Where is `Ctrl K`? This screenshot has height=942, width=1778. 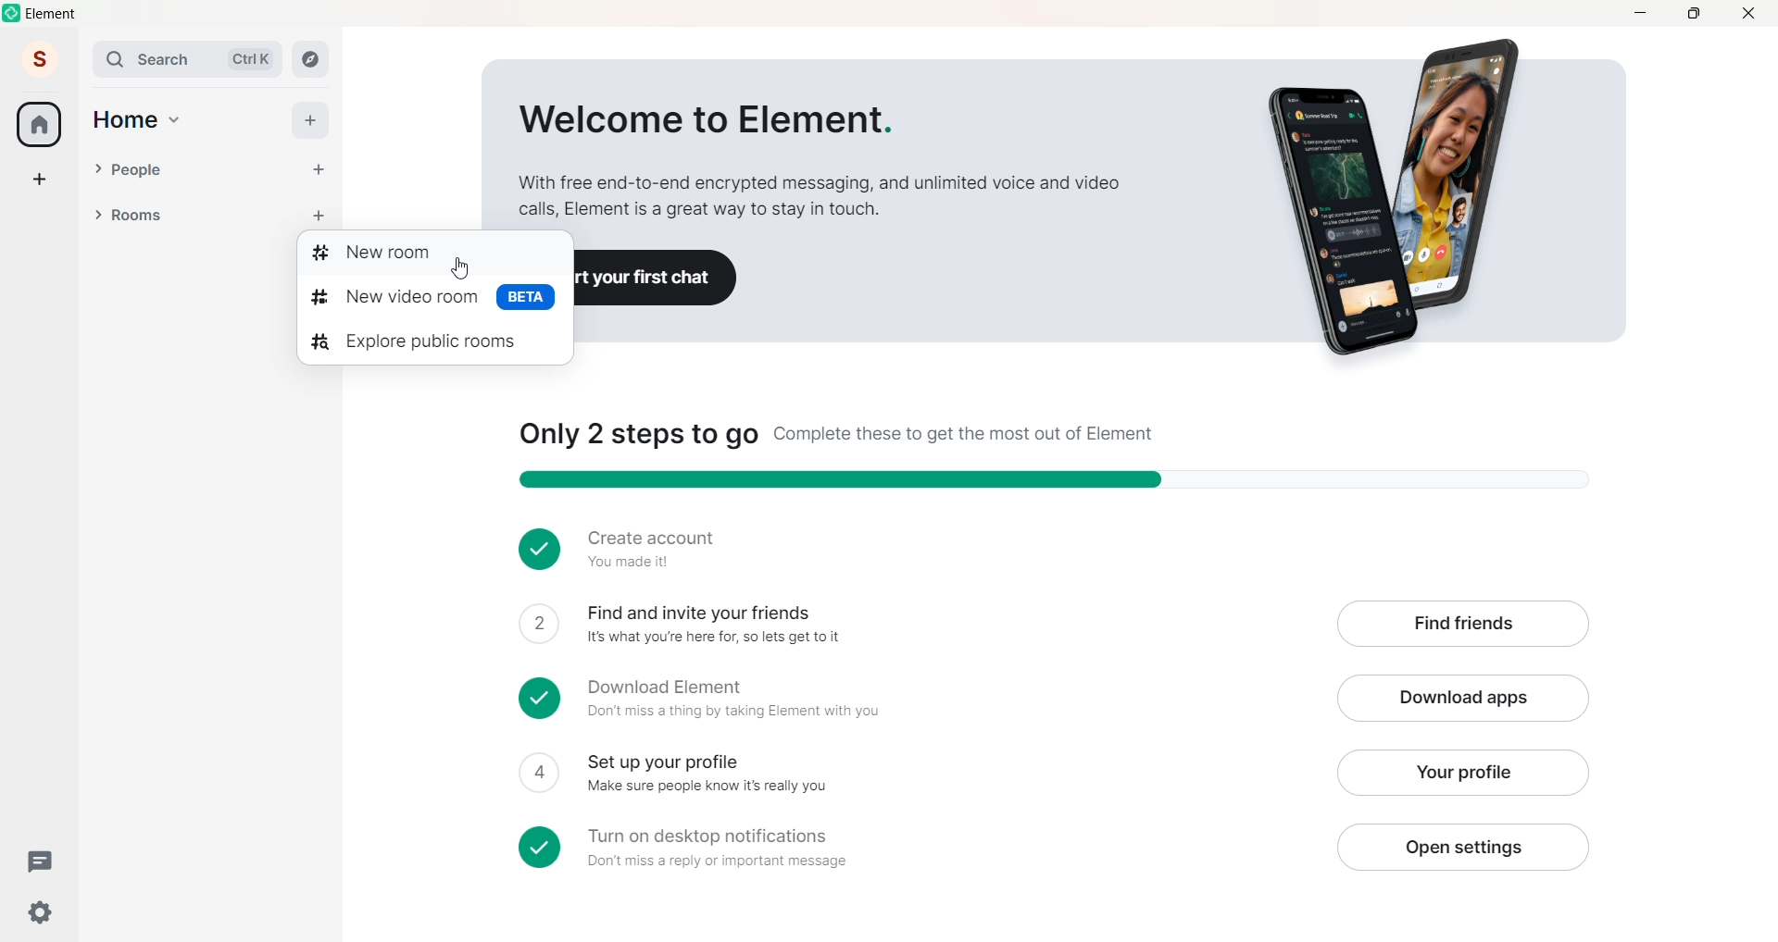 Ctrl K is located at coordinates (251, 59).